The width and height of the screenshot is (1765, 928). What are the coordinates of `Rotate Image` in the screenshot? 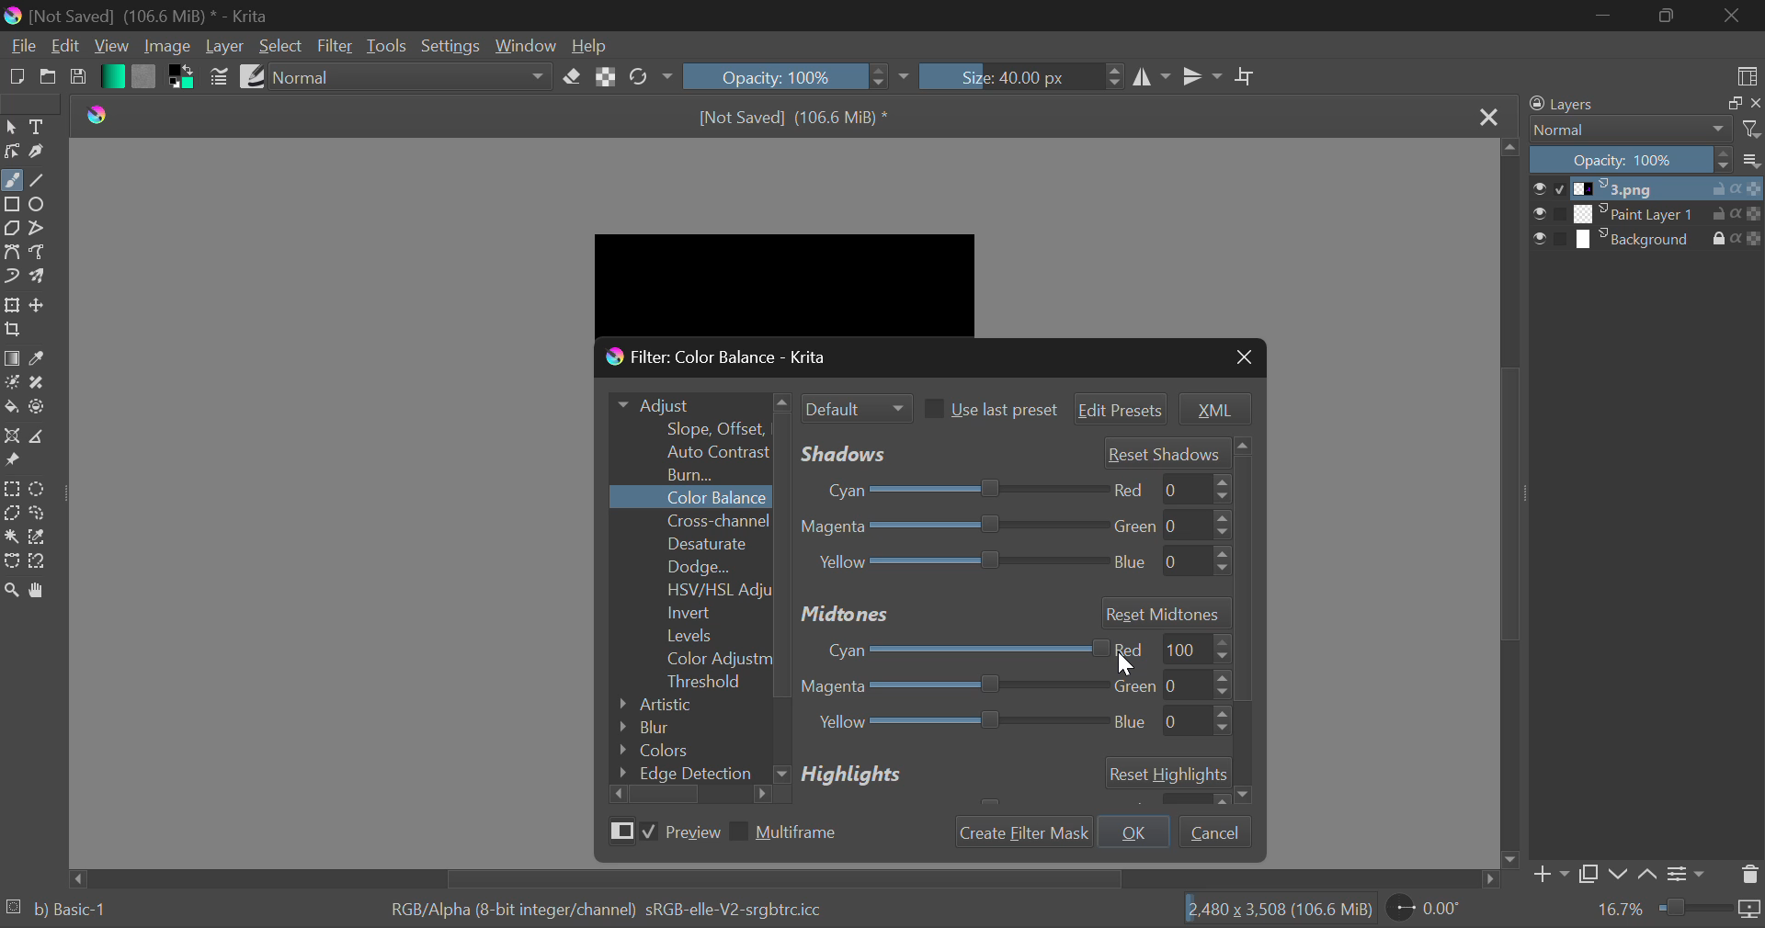 It's located at (649, 77).